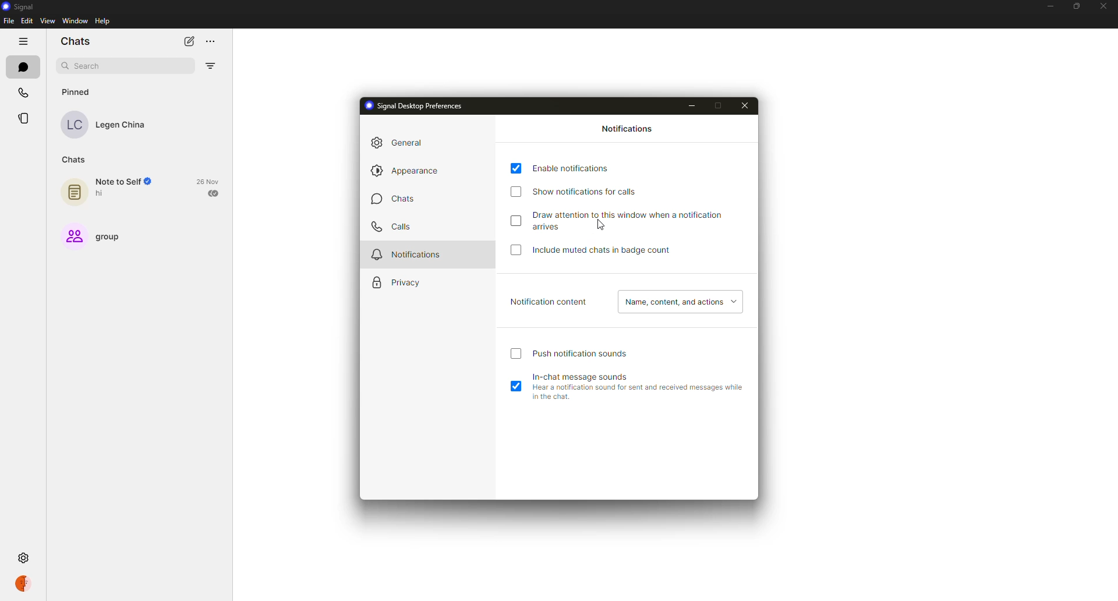 This screenshot has width=1118, height=601. Describe the element at coordinates (549, 300) in the screenshot. I see `notification  content` at that location.